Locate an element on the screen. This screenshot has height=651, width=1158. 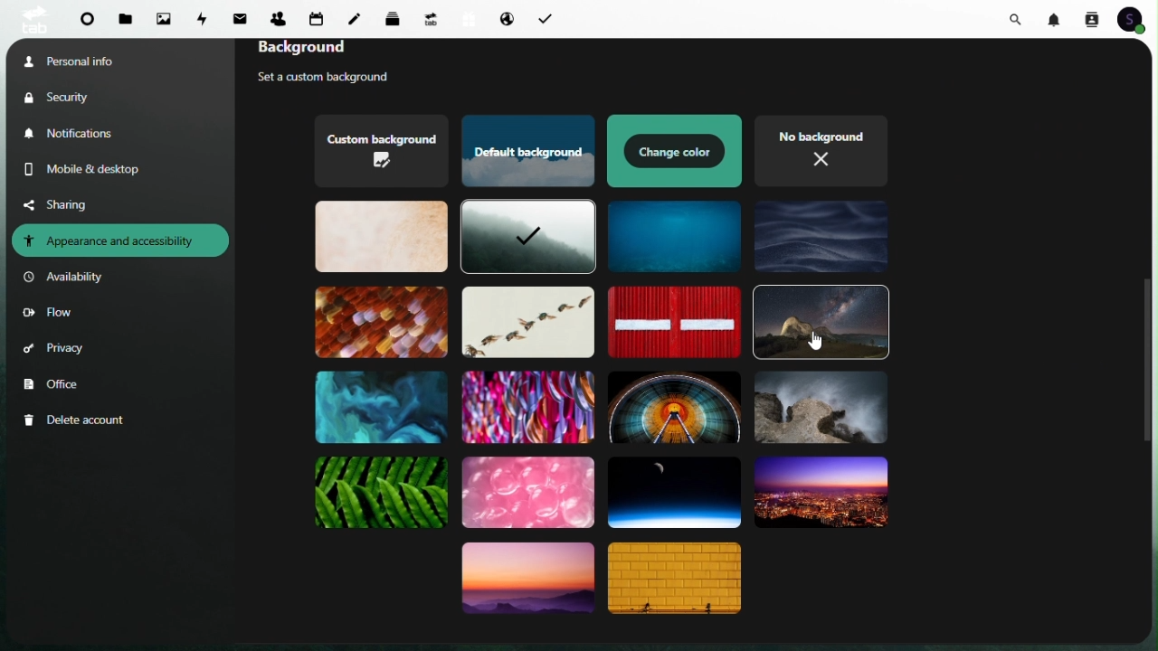
mail is located at coordinates (243, 16).